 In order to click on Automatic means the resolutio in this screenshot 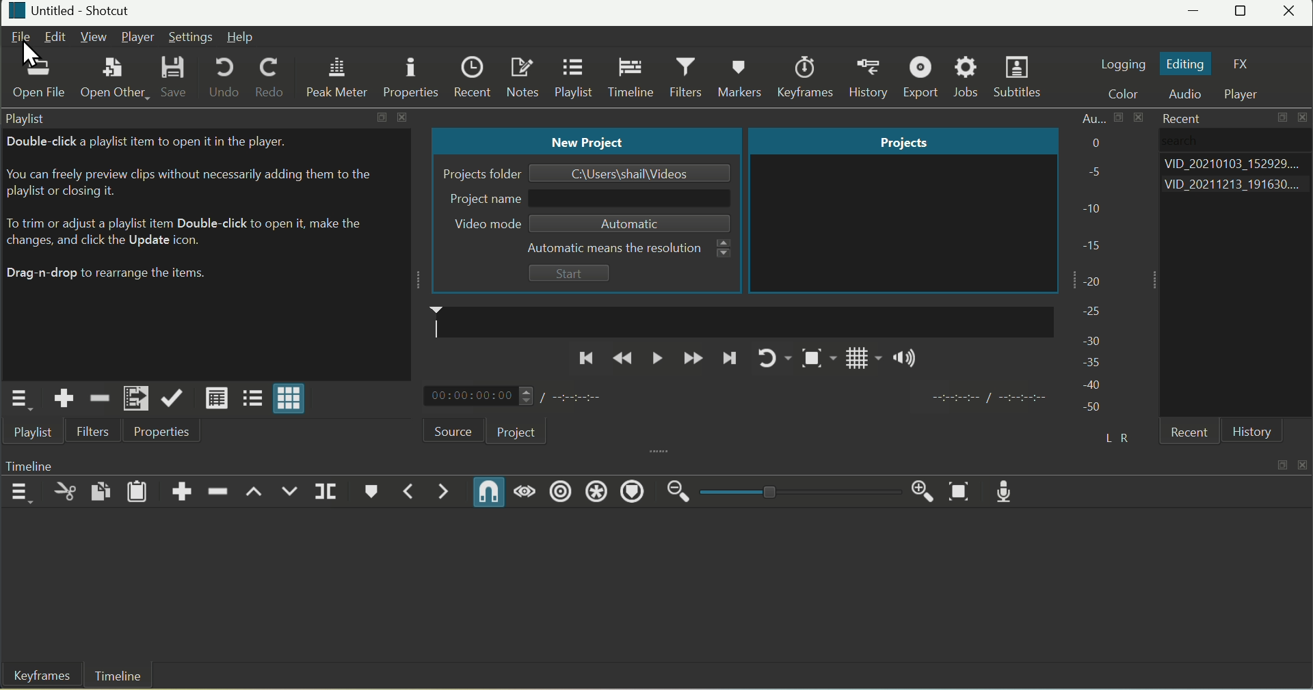, I will do `click(616, 248)`.